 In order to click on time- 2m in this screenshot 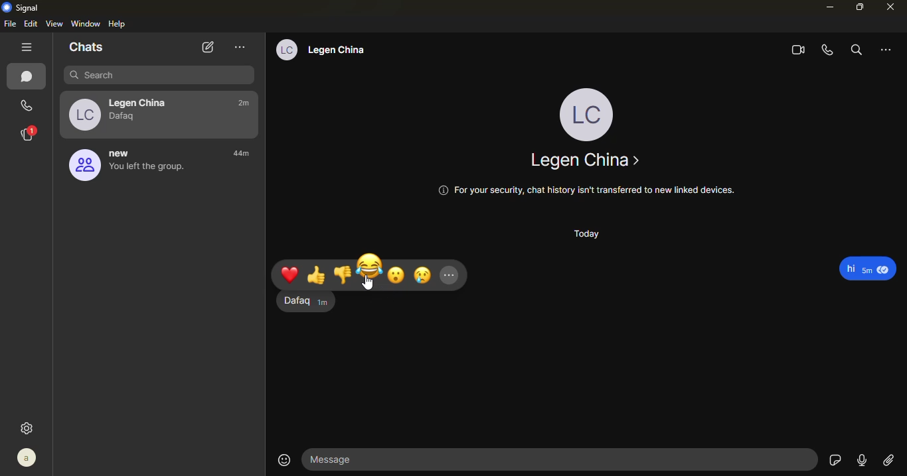, I will do `click(244, 104)`.